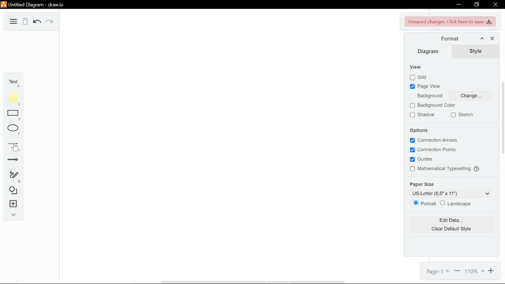 The width and height of the screenshot is (505, 284). I want to click on Untitled Diagram-draw.io, so click(32, 4).